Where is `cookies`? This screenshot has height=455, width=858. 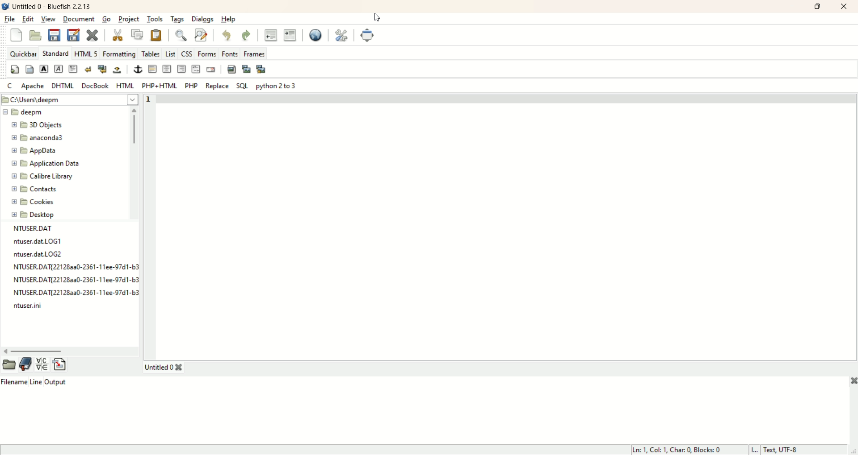 cookies is located at coordinates (34, 203).